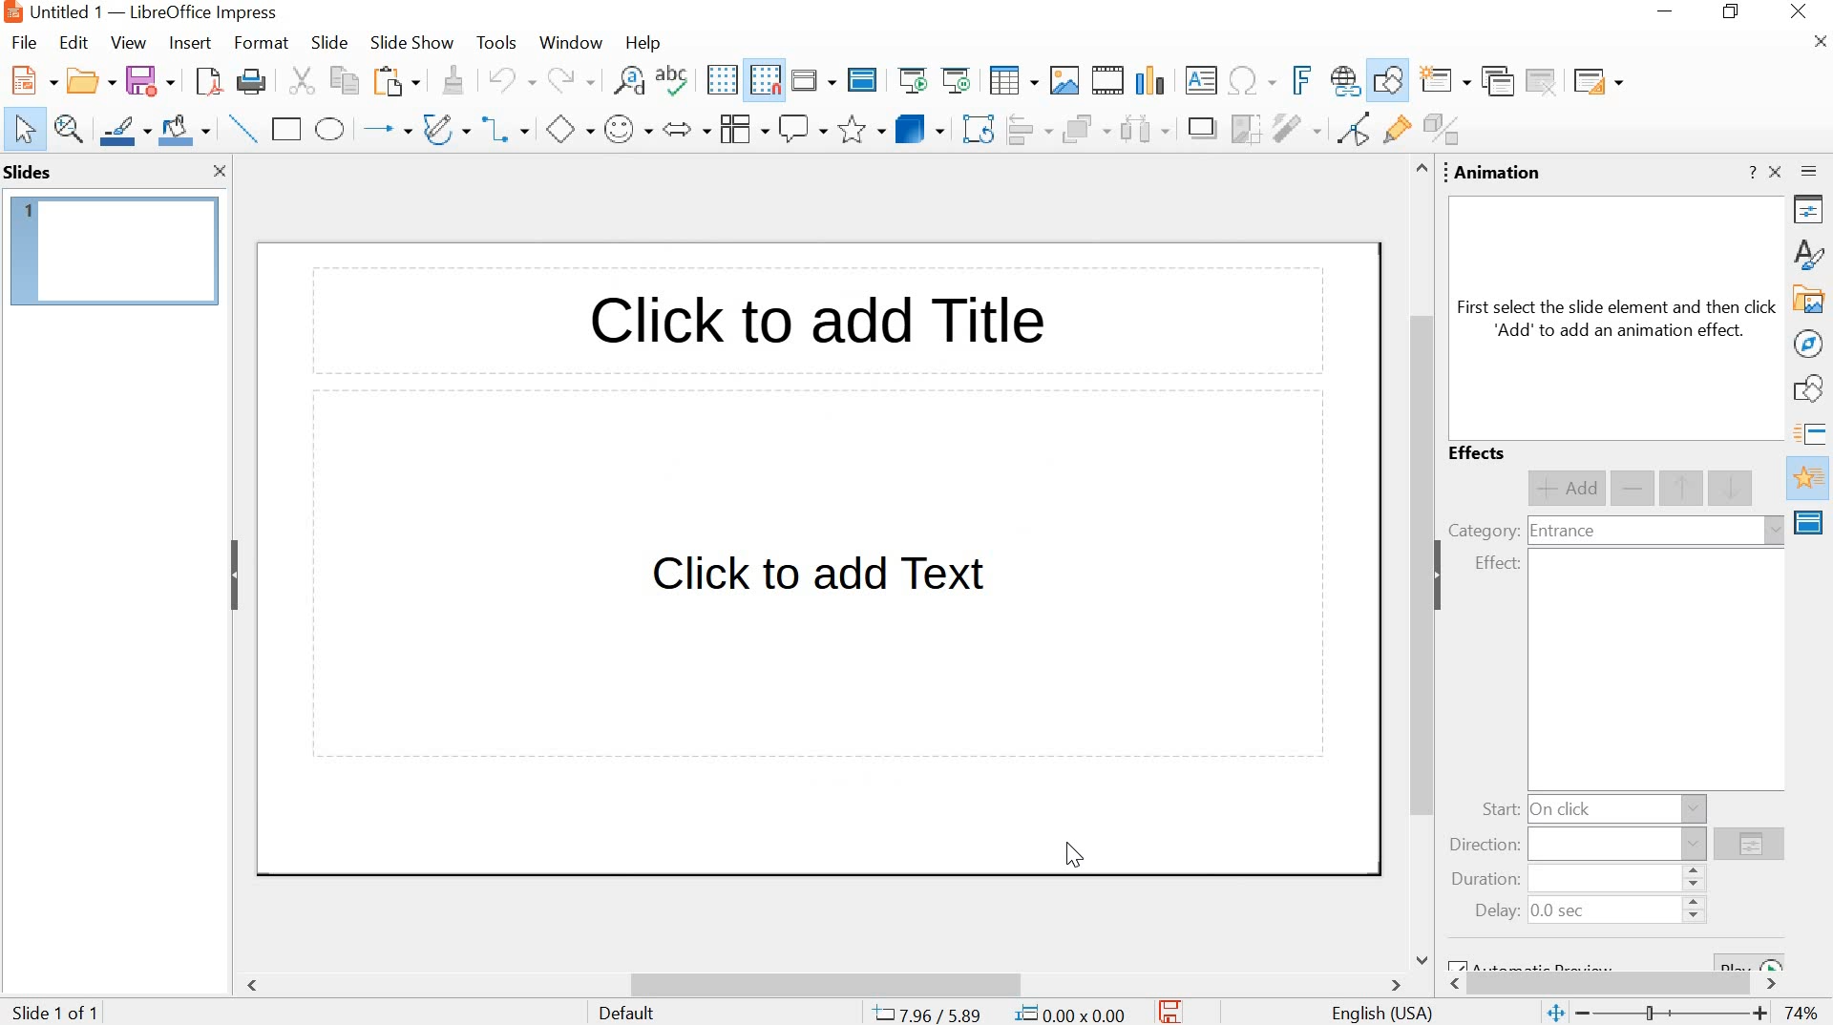 Image resolution: width=1833 pixels, height=1025 pixels. What do you see at coordinates (959, 80) in the screenshot?
I see `slideshow from current slide` at bounding box center [959, 80].